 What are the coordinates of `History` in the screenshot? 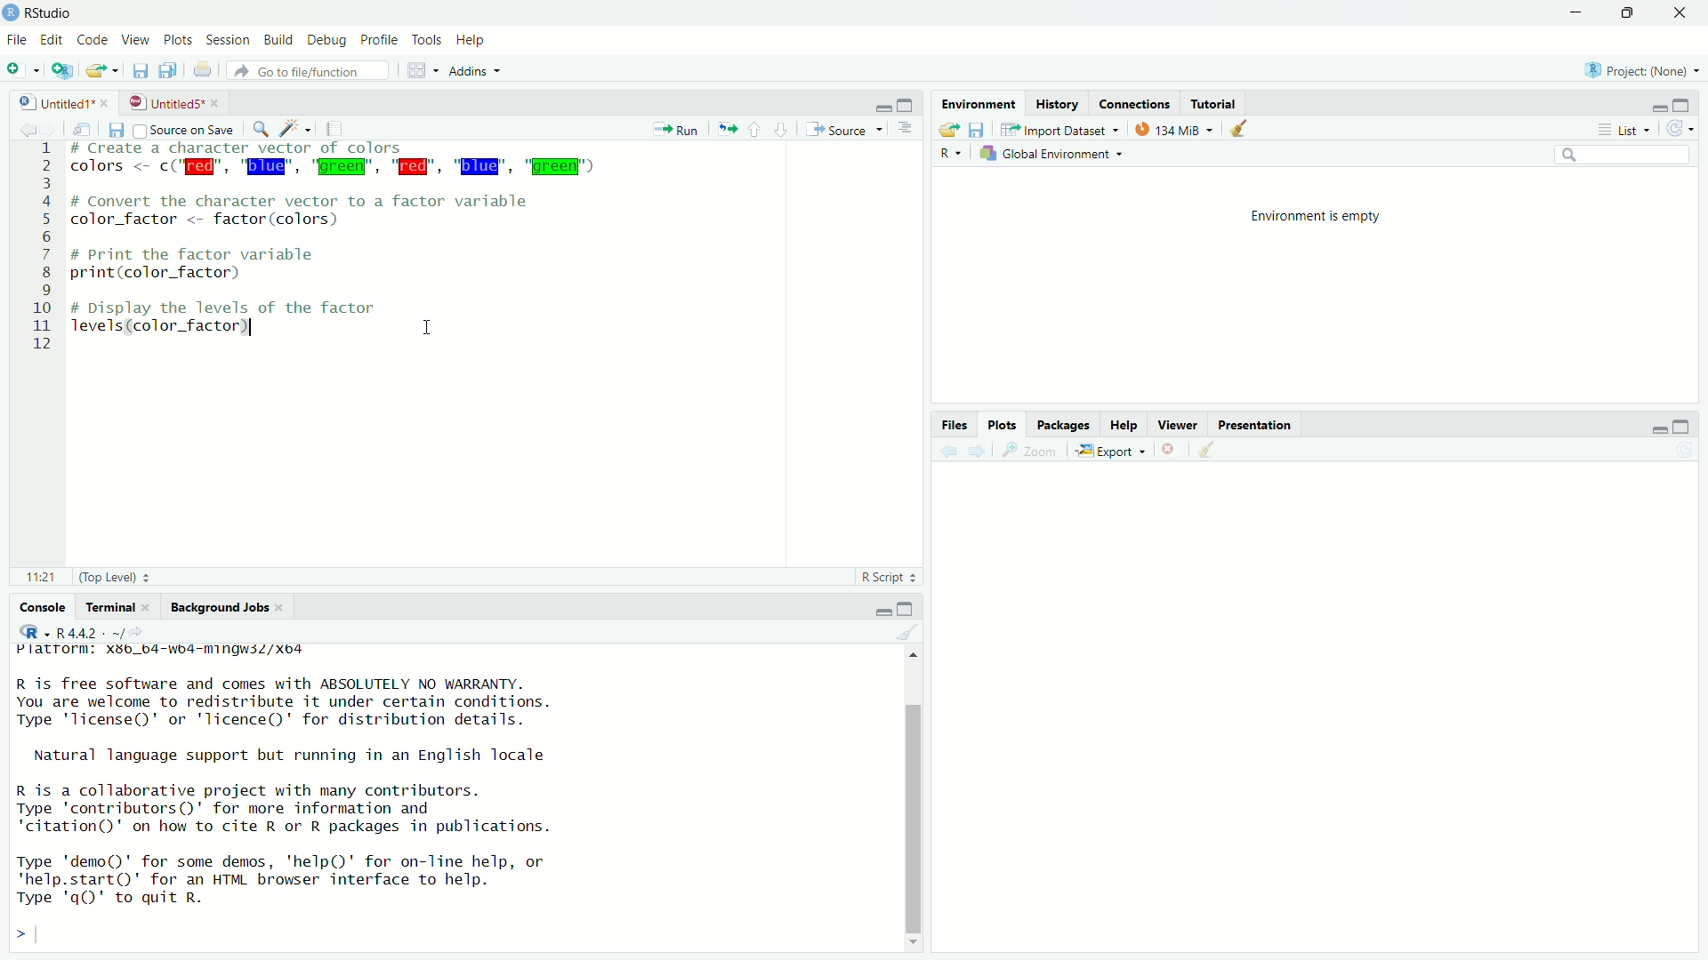 It's located at (1056, 101).